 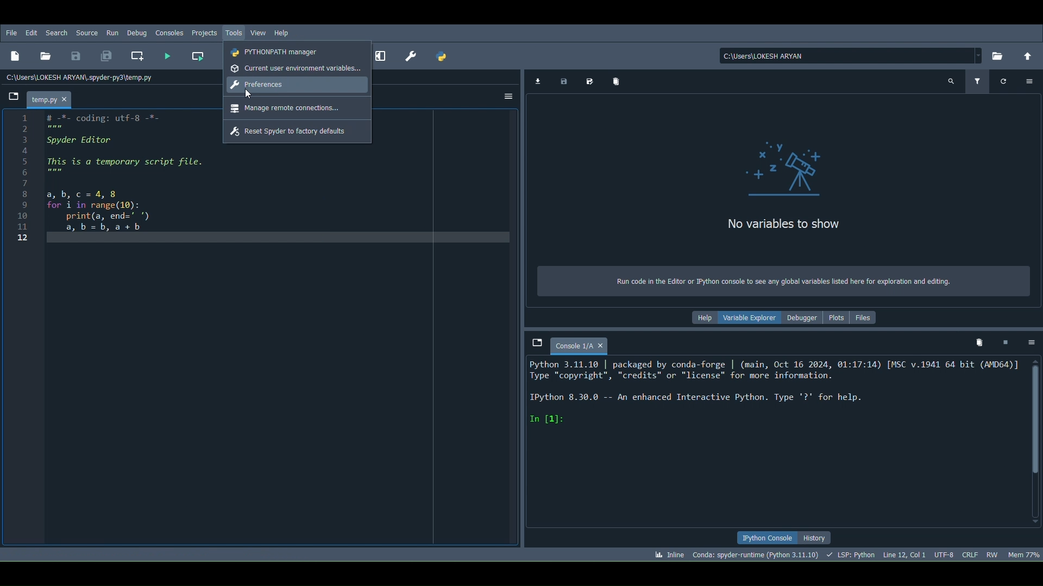 What do you see at coordinates (757, 554) in the screenshot?
I see `Version` at bounding box center [757, 554].